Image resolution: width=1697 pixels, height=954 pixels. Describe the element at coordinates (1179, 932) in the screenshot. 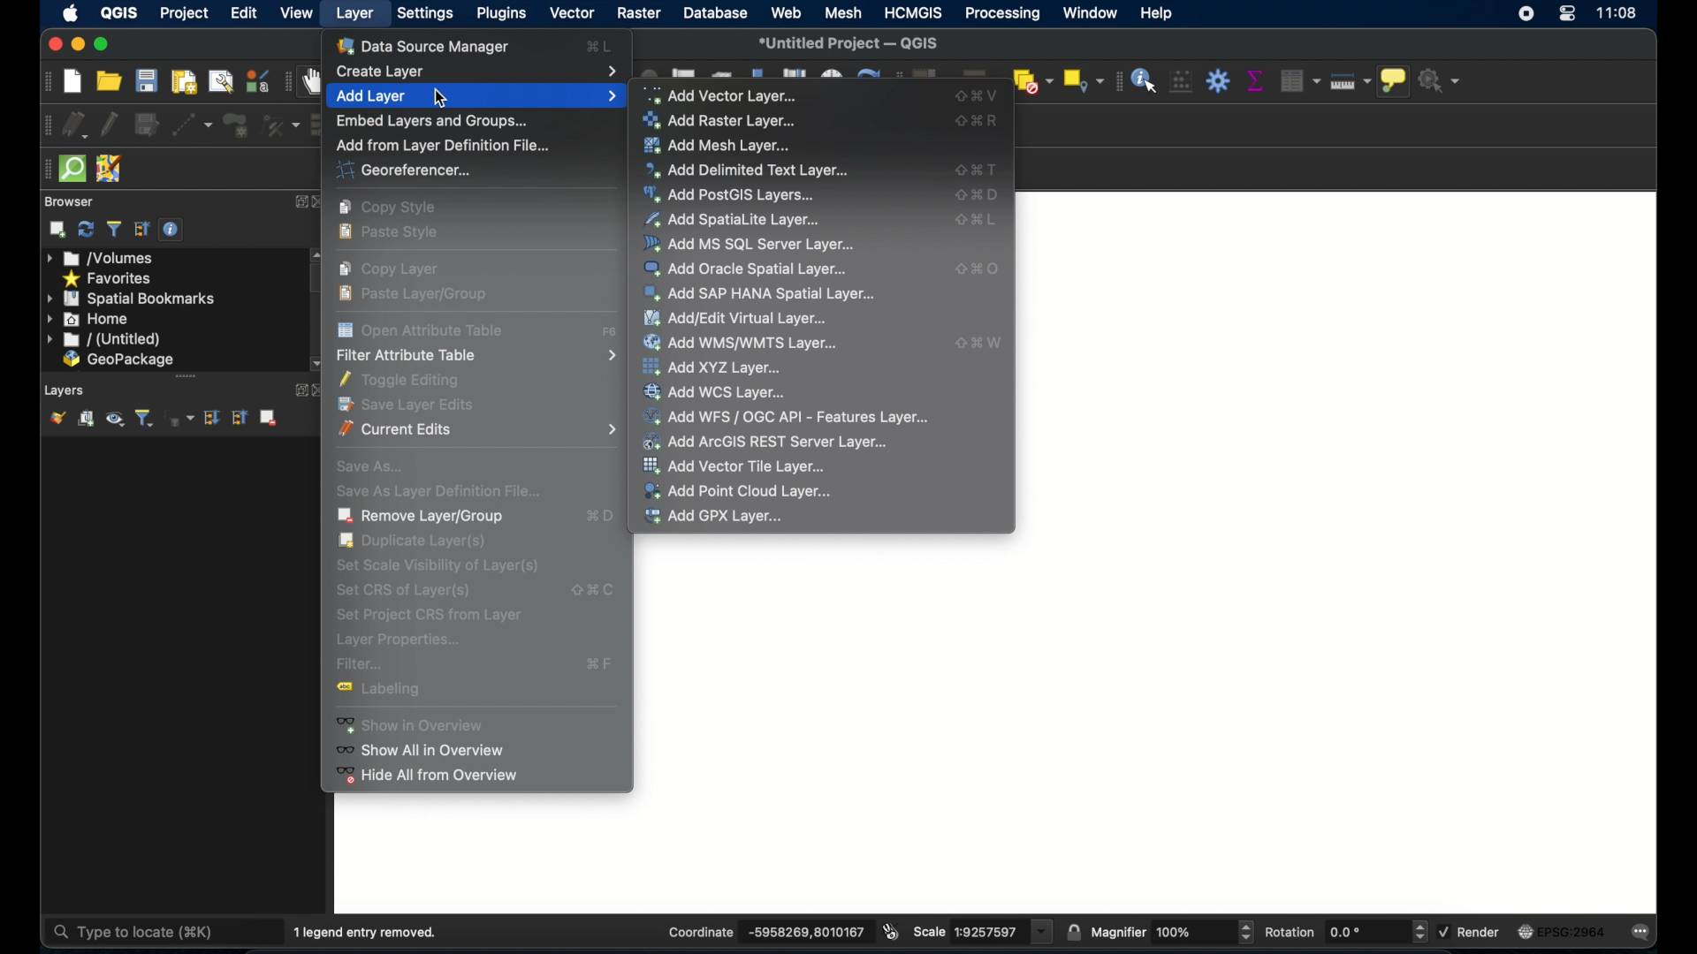

I see `` at that location.